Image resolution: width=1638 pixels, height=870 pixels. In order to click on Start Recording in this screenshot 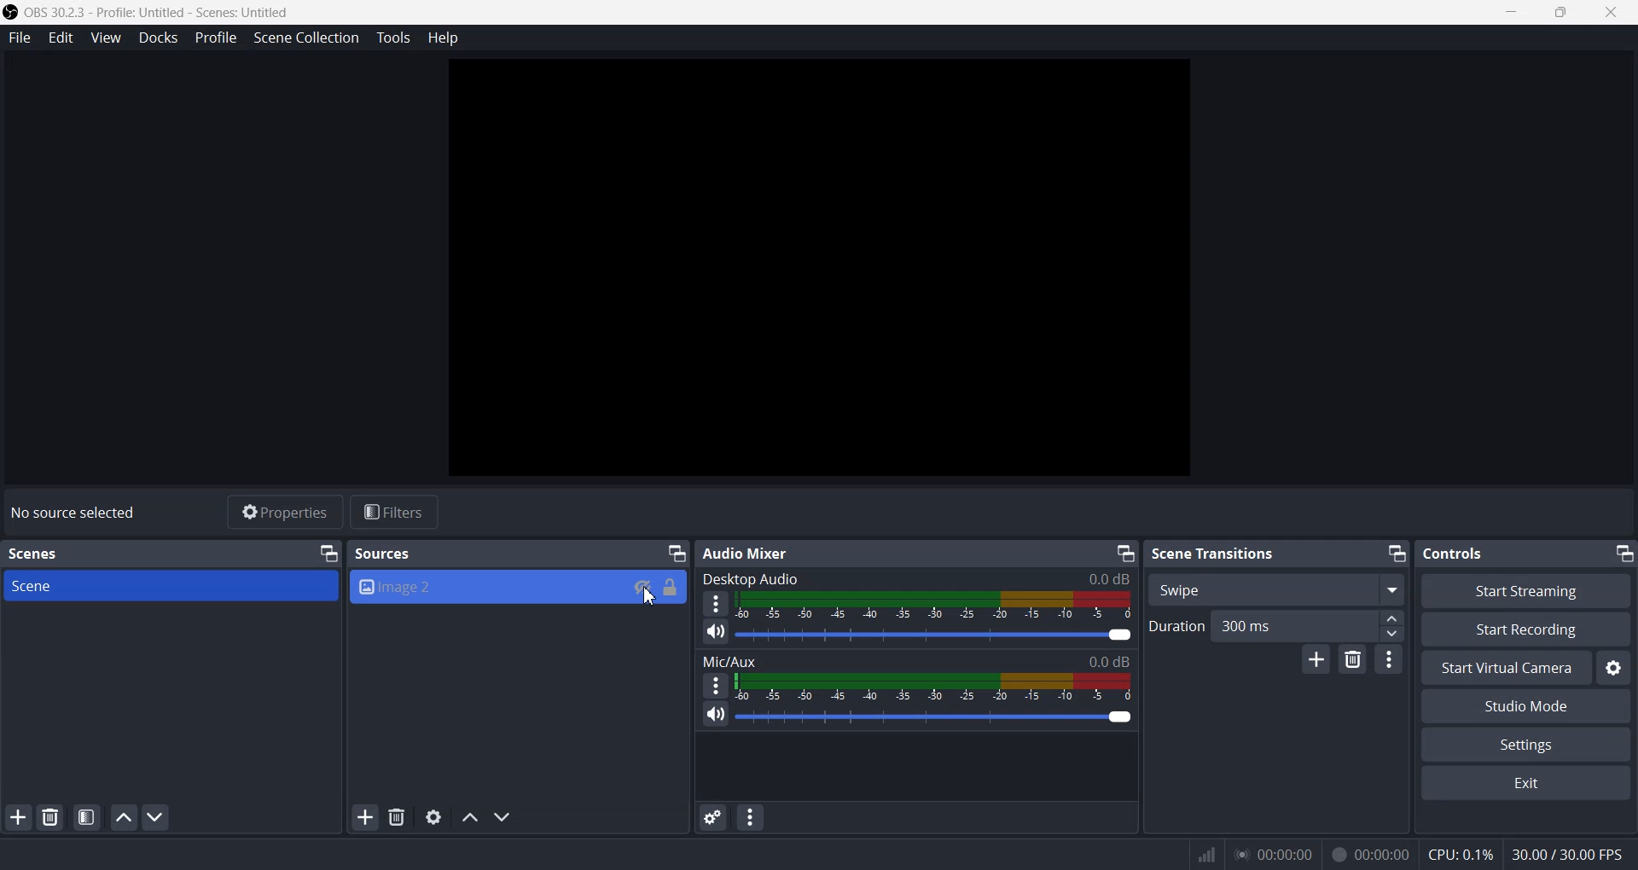, I will do `click(1525, 629)`.